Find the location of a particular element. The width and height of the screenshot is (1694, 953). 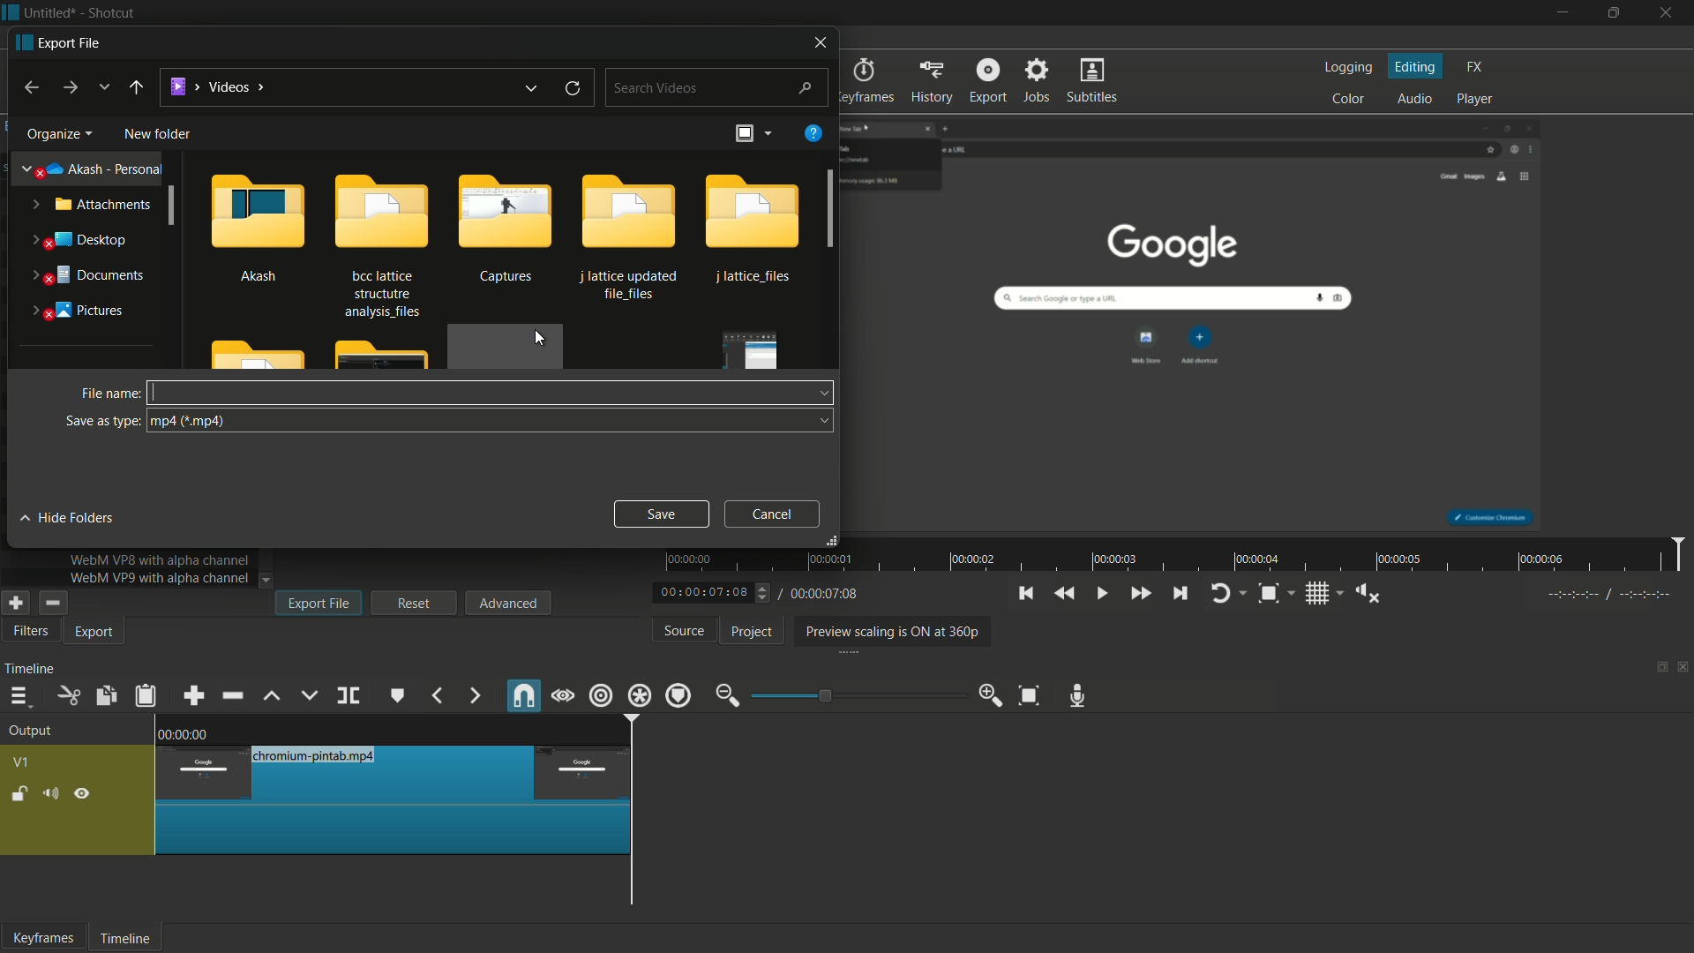

jobs is located at coordinates (1035, 80).